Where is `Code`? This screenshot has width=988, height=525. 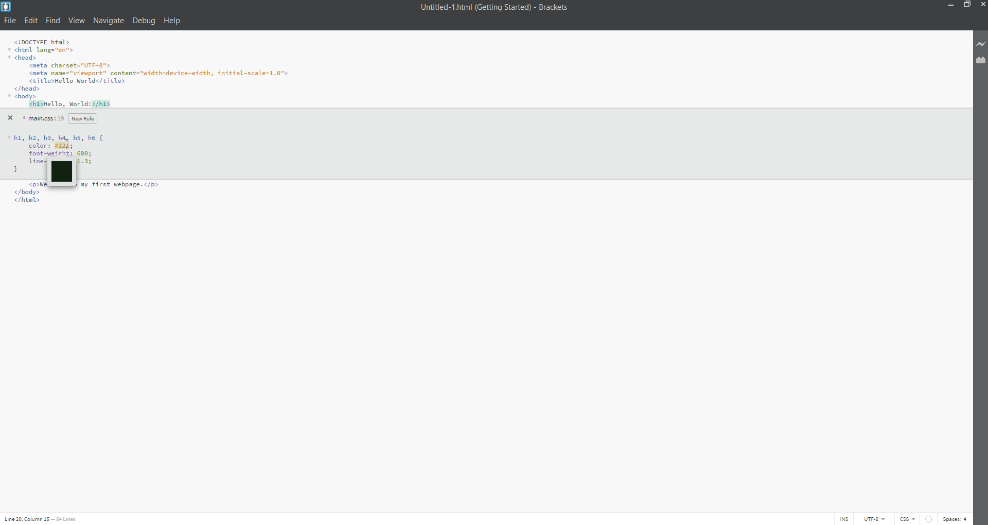
Code is located at coordinates (87, 202).